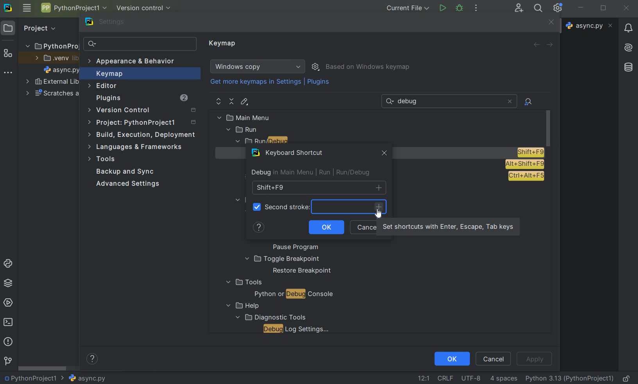 The height and width of the screenshot is (384, 638). Describe the element at coordinates (223, 44) in the screenshot. I see `keymap` at that location.